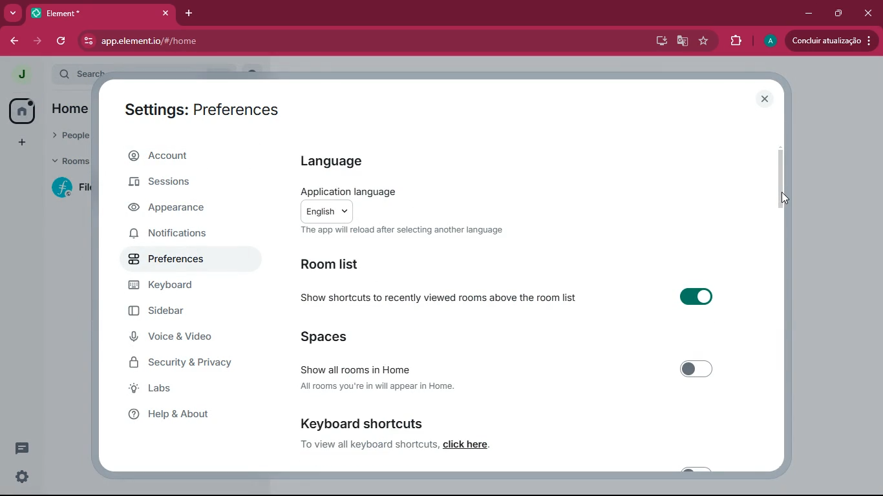 The height and width of the screenshot is (496, 883). I want to click on favourite, so click(707, 41).